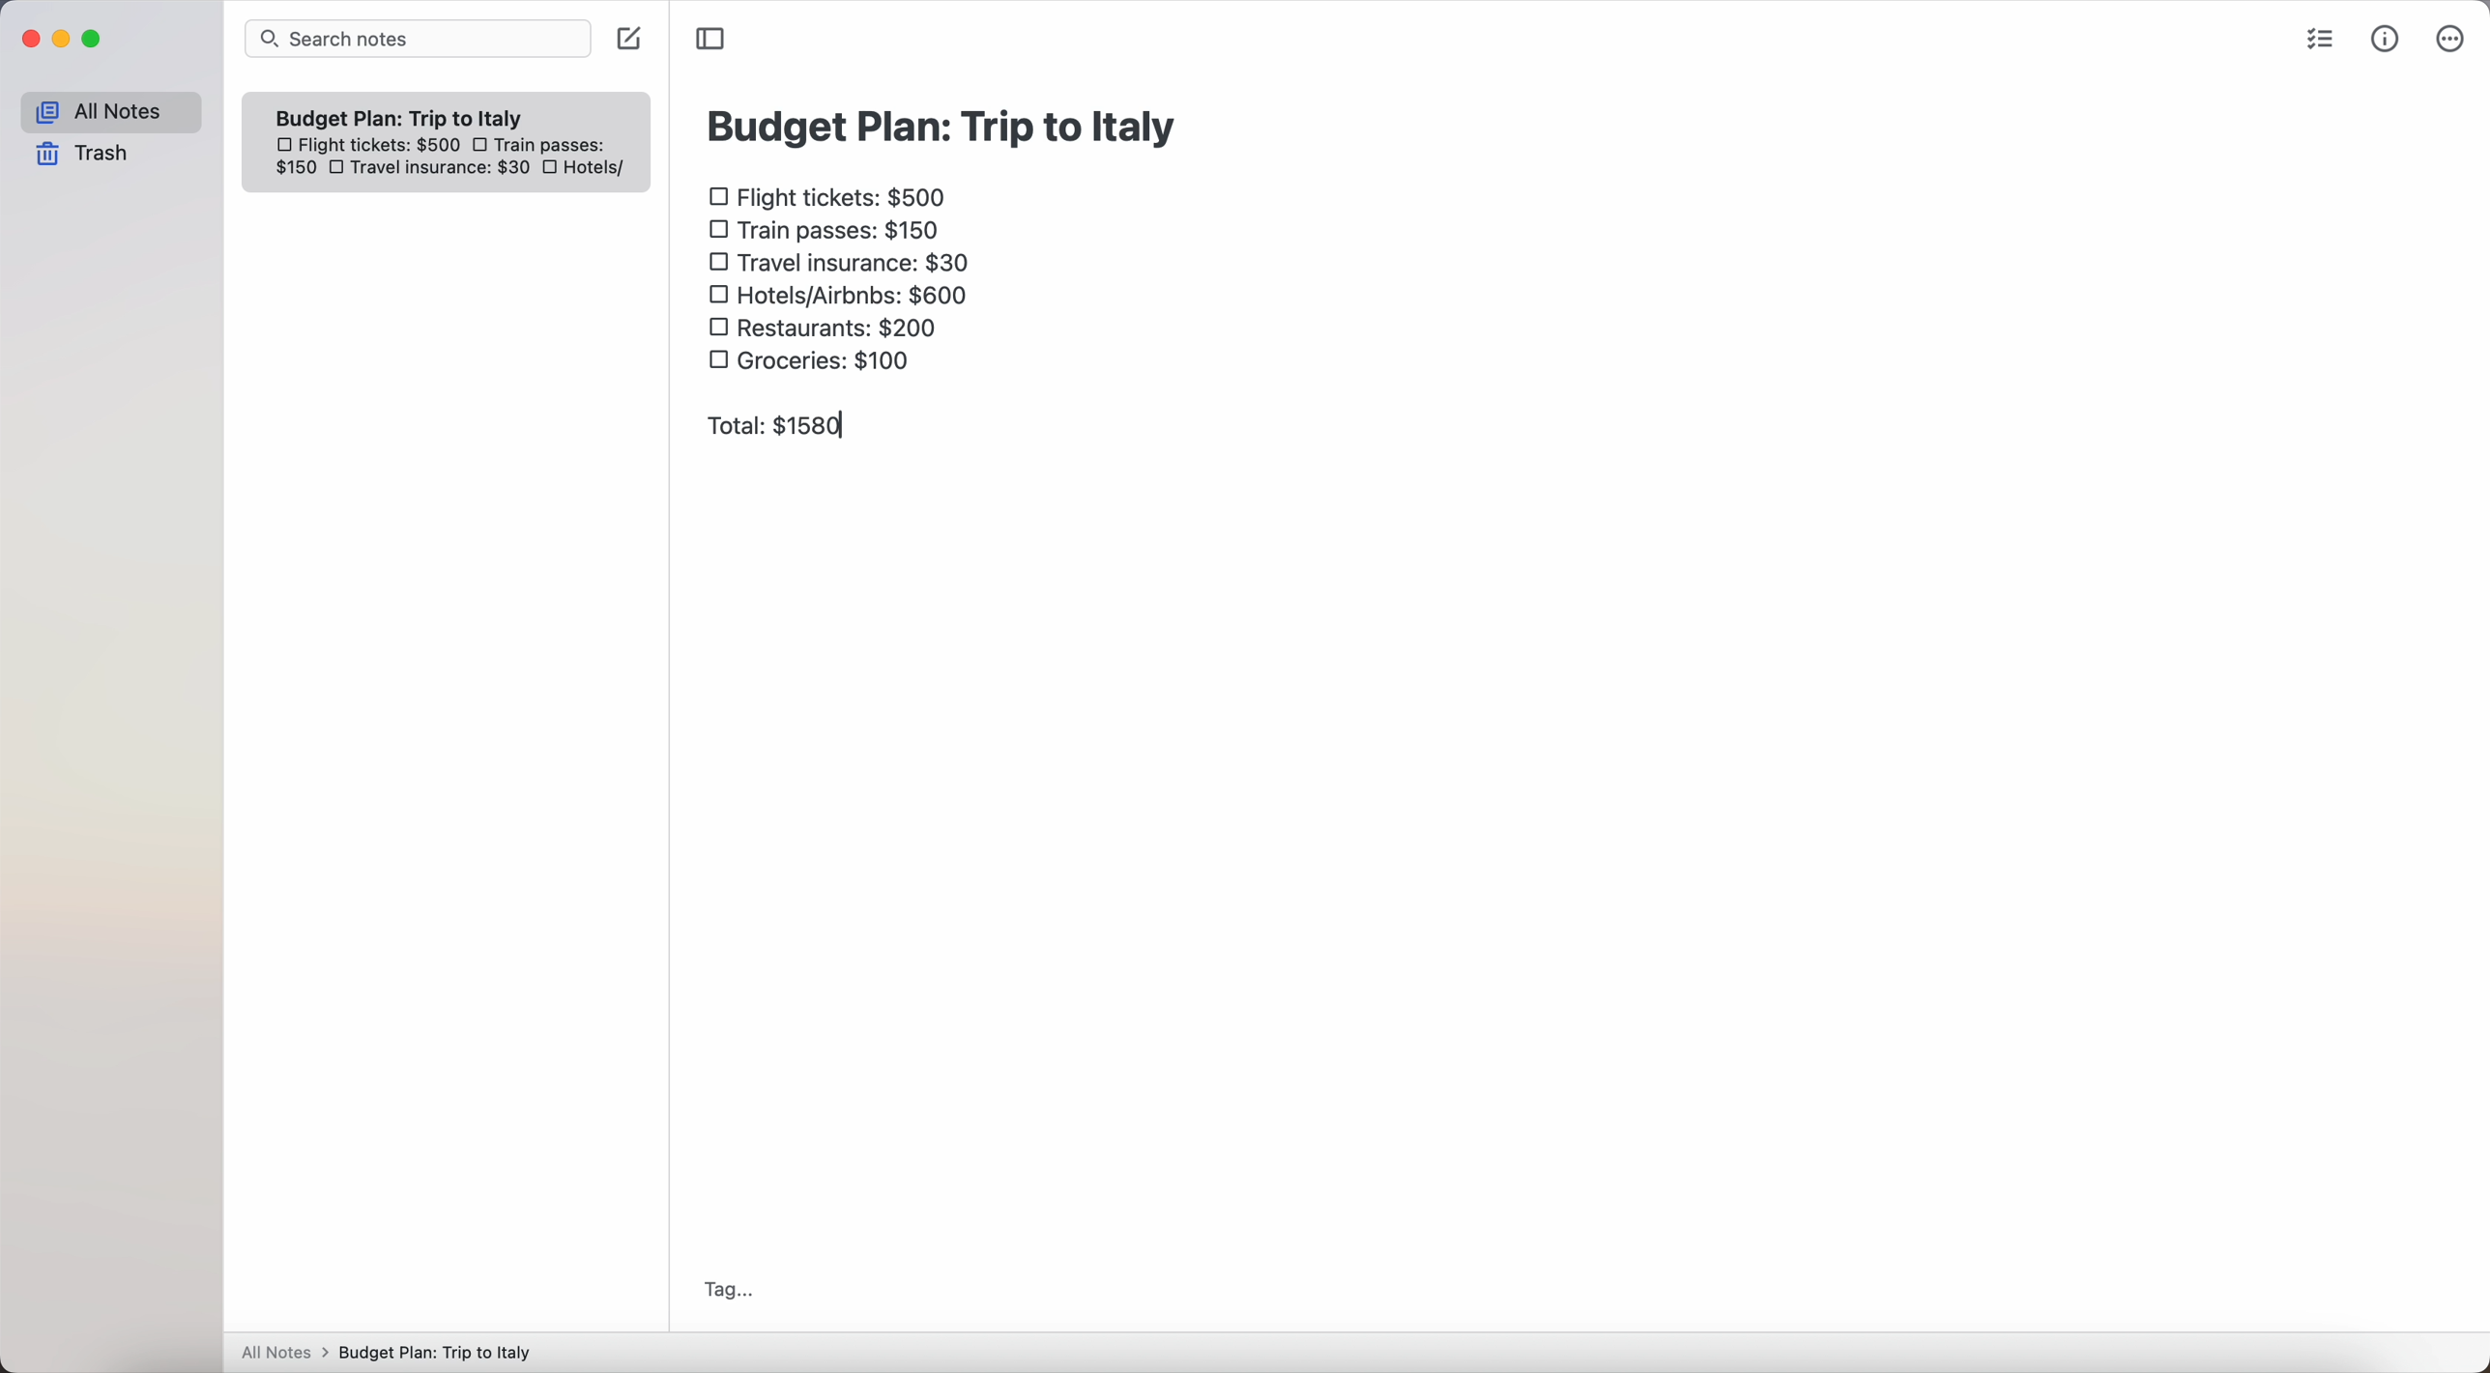 The height and width of the screenshot is (1373, 2490). What do you see at coordinates (294, 171) in the screenshot?
I see `150` at bounding box center [294, 171].